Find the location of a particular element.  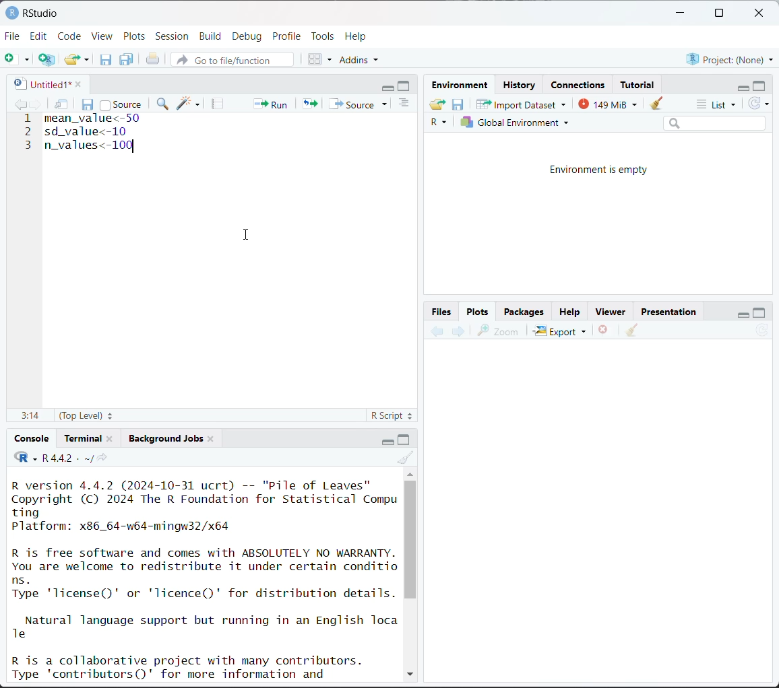

Environment is located at coordinates (462, 85).